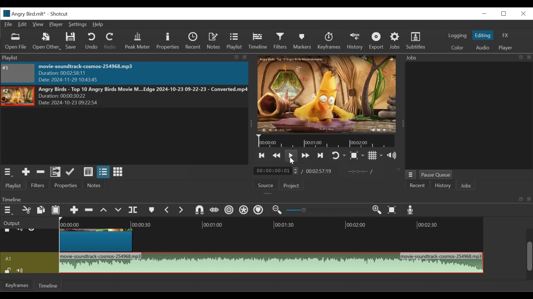 The width and height of the screenshot is (533, 299). Describe the element at coordinates (42, 210) in the screenshot. I see `Copy` at that location.